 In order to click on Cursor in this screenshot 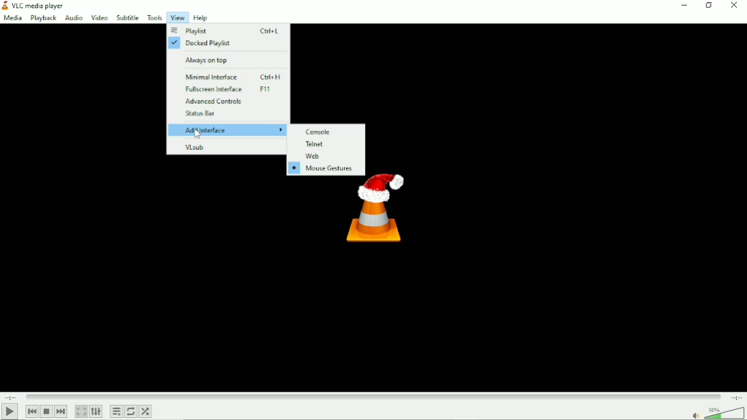, I will do `click(197, 135)`.